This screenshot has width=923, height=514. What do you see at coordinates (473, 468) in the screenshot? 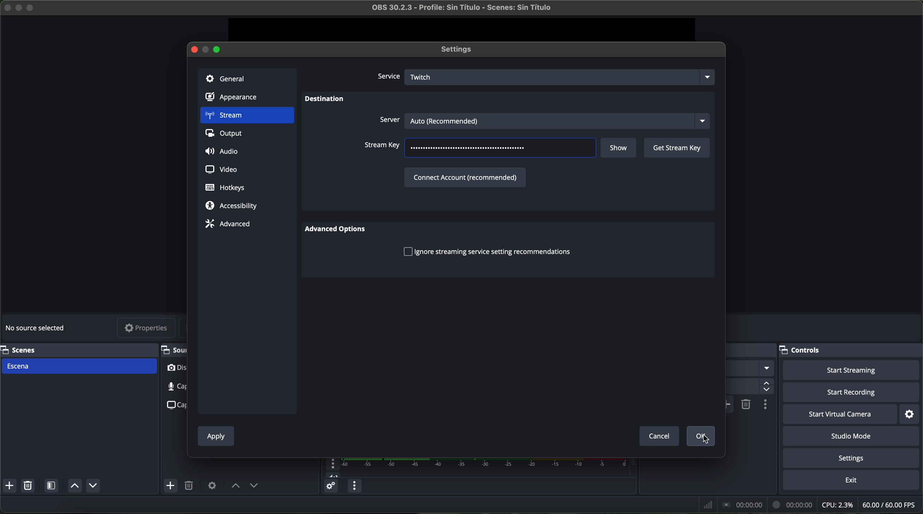
I see `Mic/Aux` at bounding box center [473, 468].